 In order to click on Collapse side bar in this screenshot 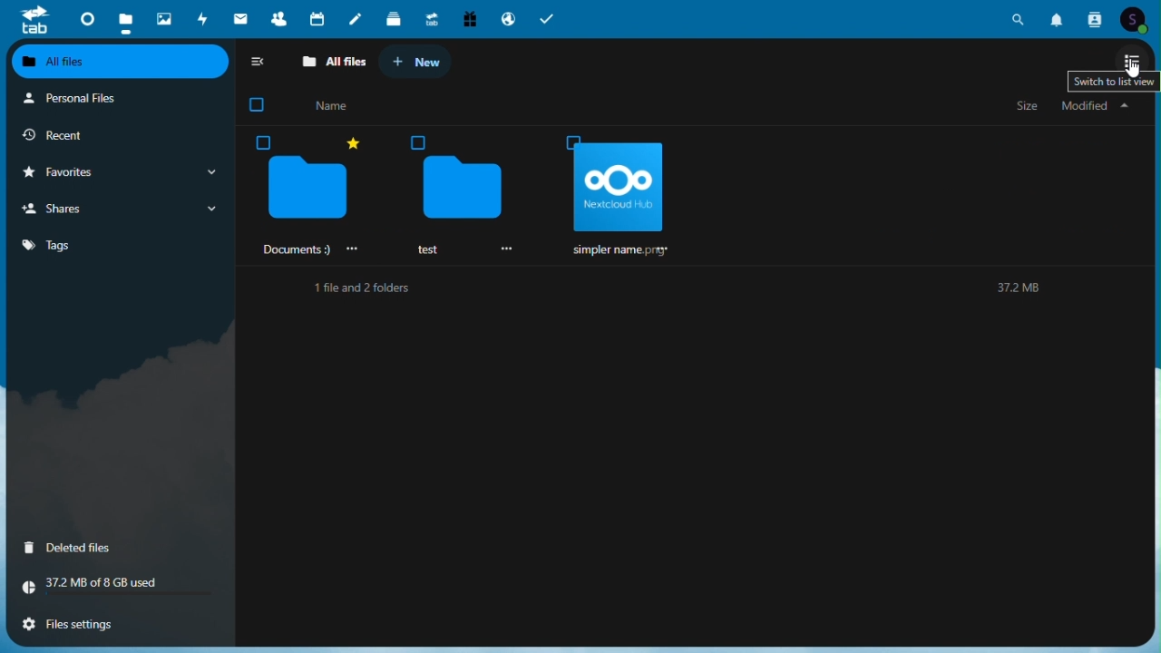, I will do `click(264, 58)`.